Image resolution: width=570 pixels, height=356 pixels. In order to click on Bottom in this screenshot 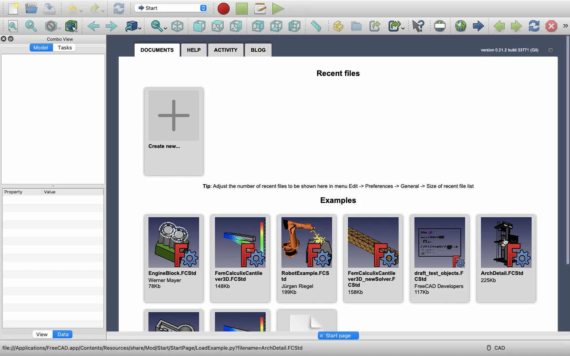, I will do `click(275, 27)`.